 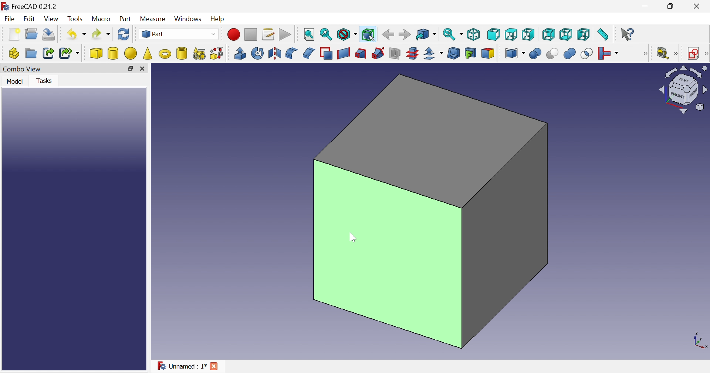 I want to click on Measure distance, so click(x=603, y=35).